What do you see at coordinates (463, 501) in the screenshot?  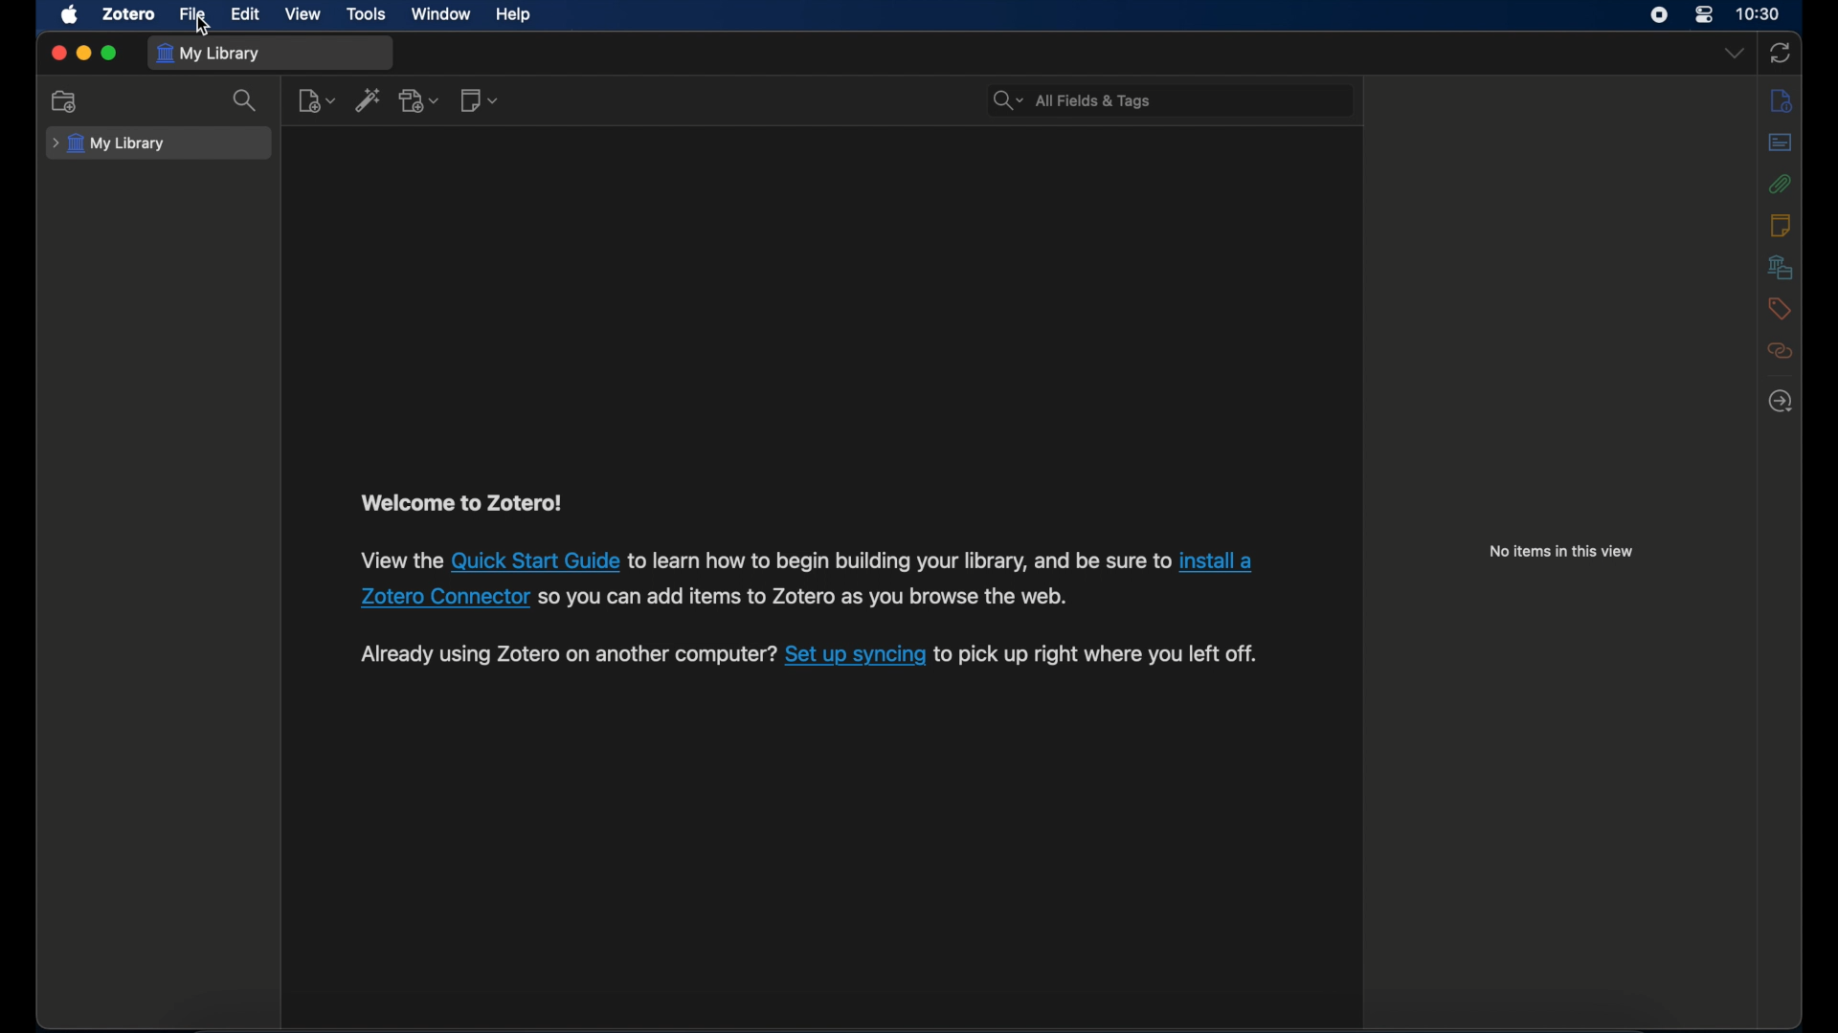 I see `welcome` at bounding box center [463, 501].